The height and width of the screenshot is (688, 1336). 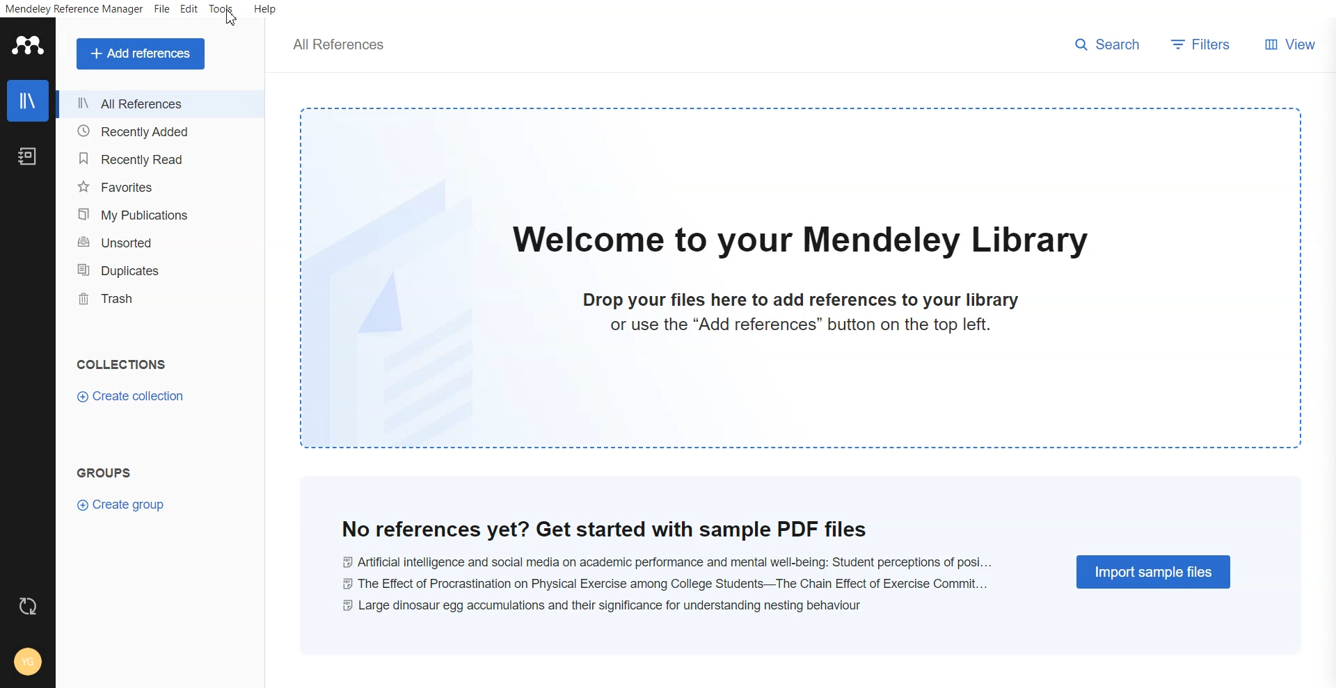 I want to click on My Publication, so click(x=160, y=214).